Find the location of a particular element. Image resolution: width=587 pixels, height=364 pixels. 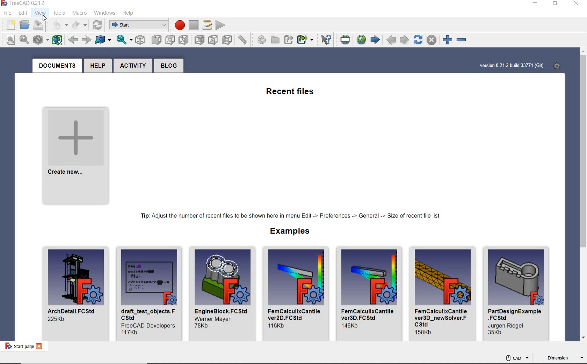

execute macro is located at coordinates (220, 25).